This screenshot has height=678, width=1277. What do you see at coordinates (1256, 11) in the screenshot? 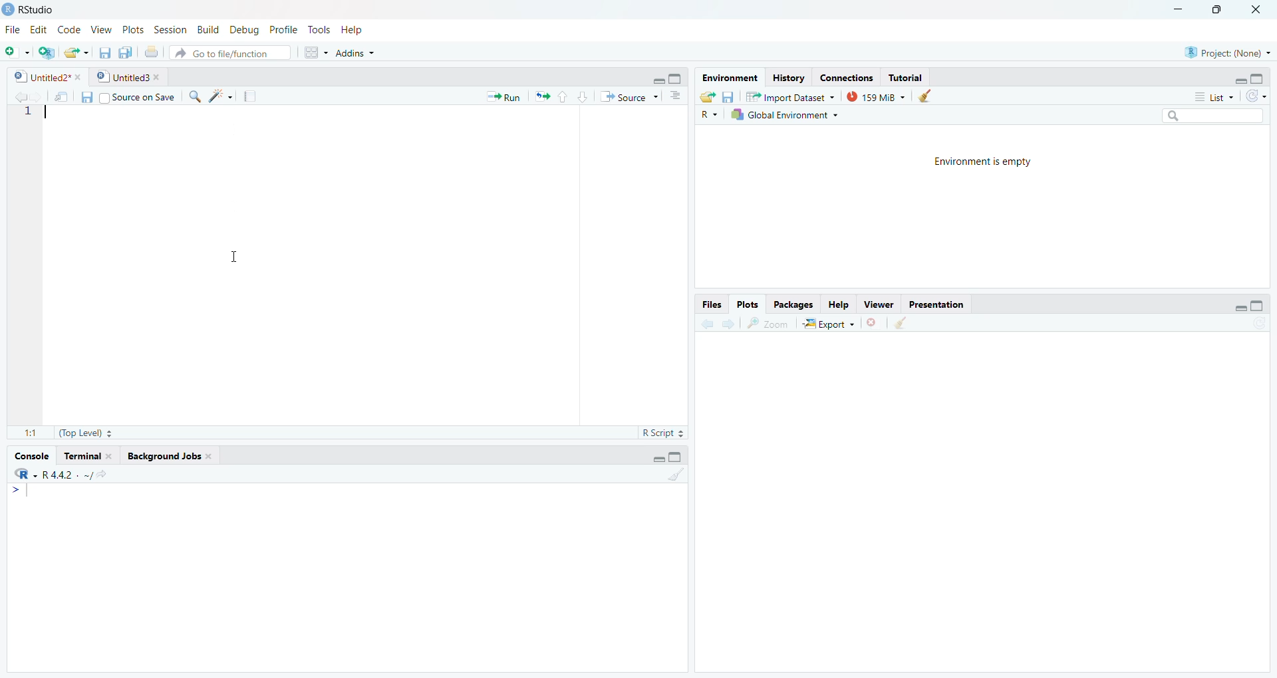
I see `Close` at bounding box center [1256, 11].